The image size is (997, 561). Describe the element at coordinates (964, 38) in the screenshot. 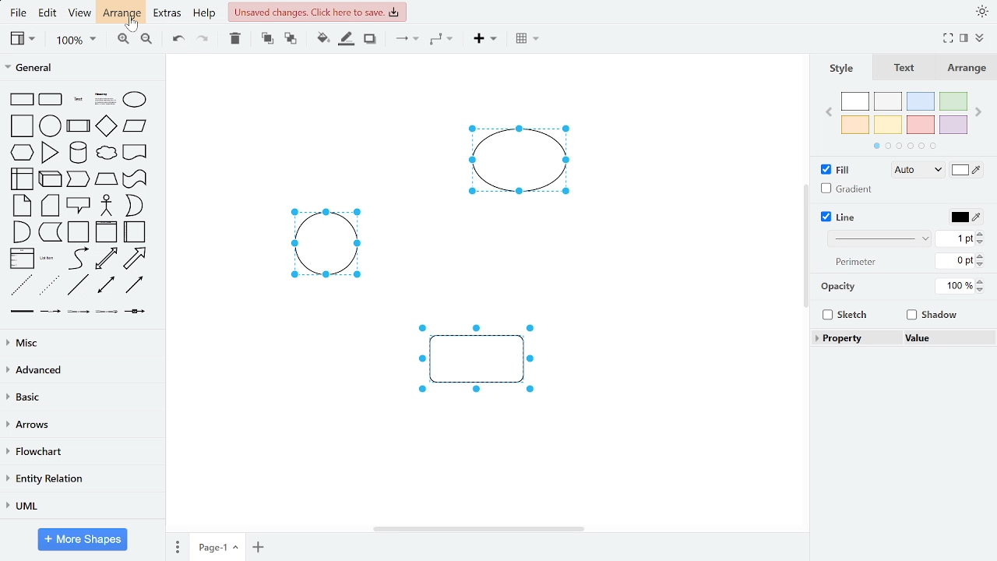

I see `format` at that location.